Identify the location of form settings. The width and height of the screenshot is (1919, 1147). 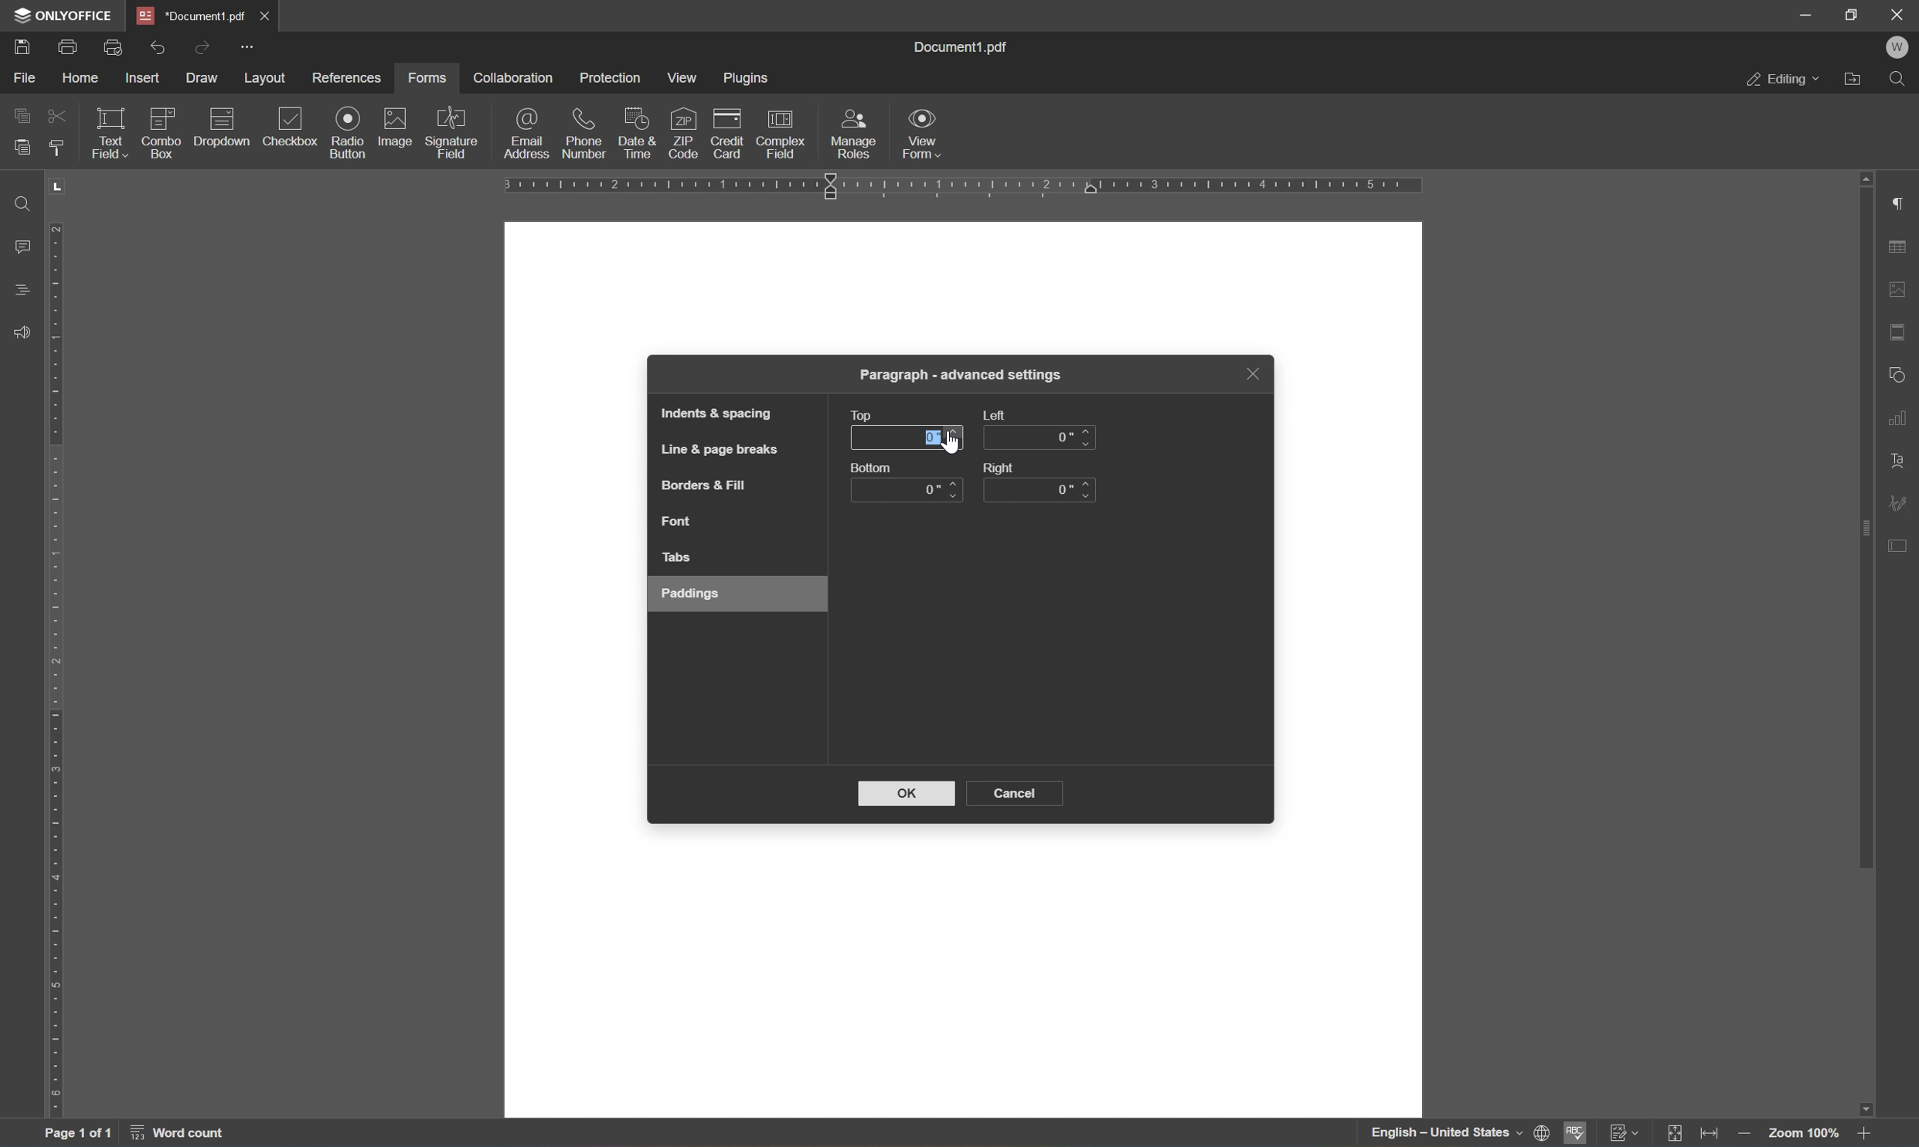
(1902, 544).